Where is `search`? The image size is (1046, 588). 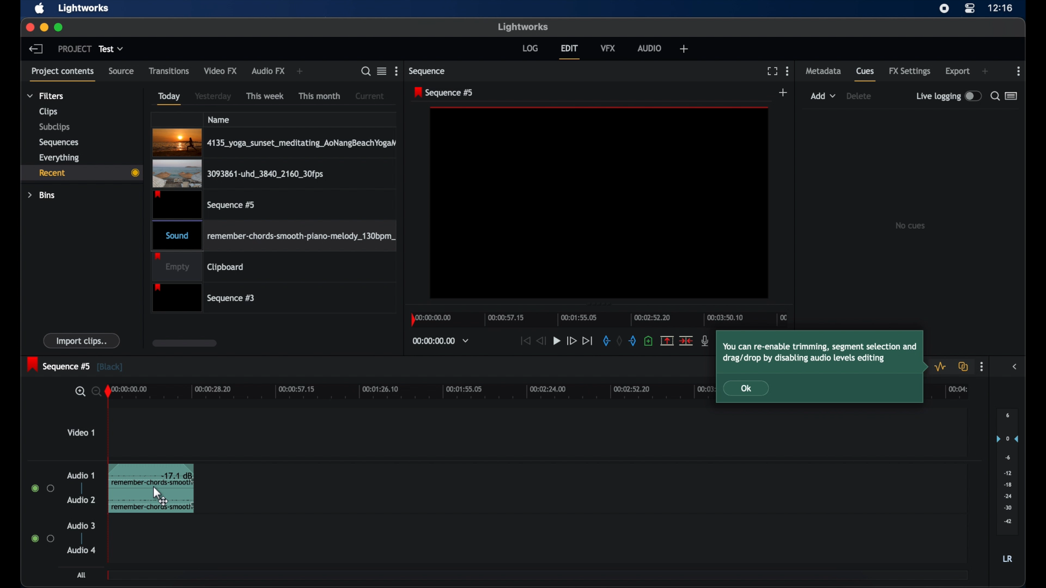
search is located at coordinates (366, 71).